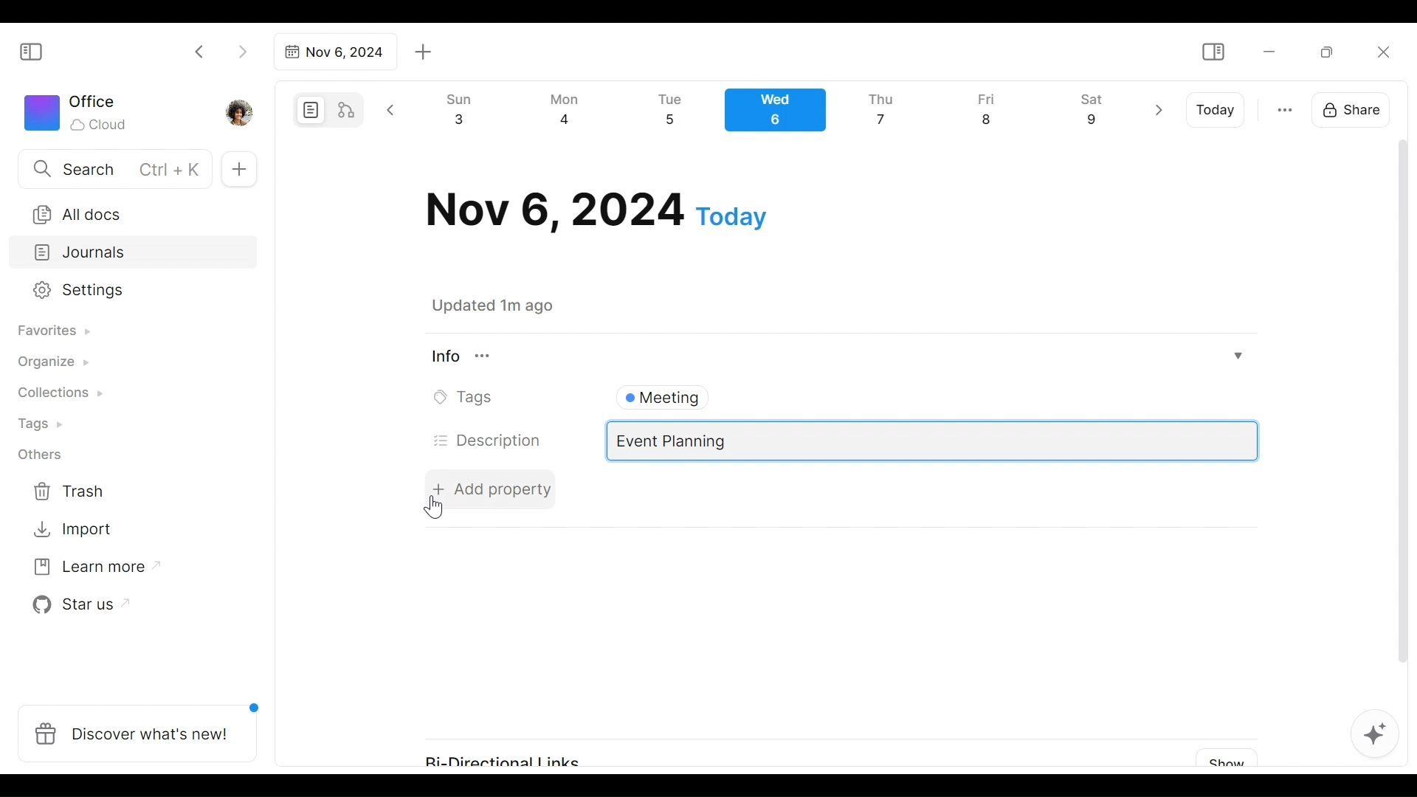 The height and width of the screenshot is (797, 1417). I want to click on Others, so click(41, 455).